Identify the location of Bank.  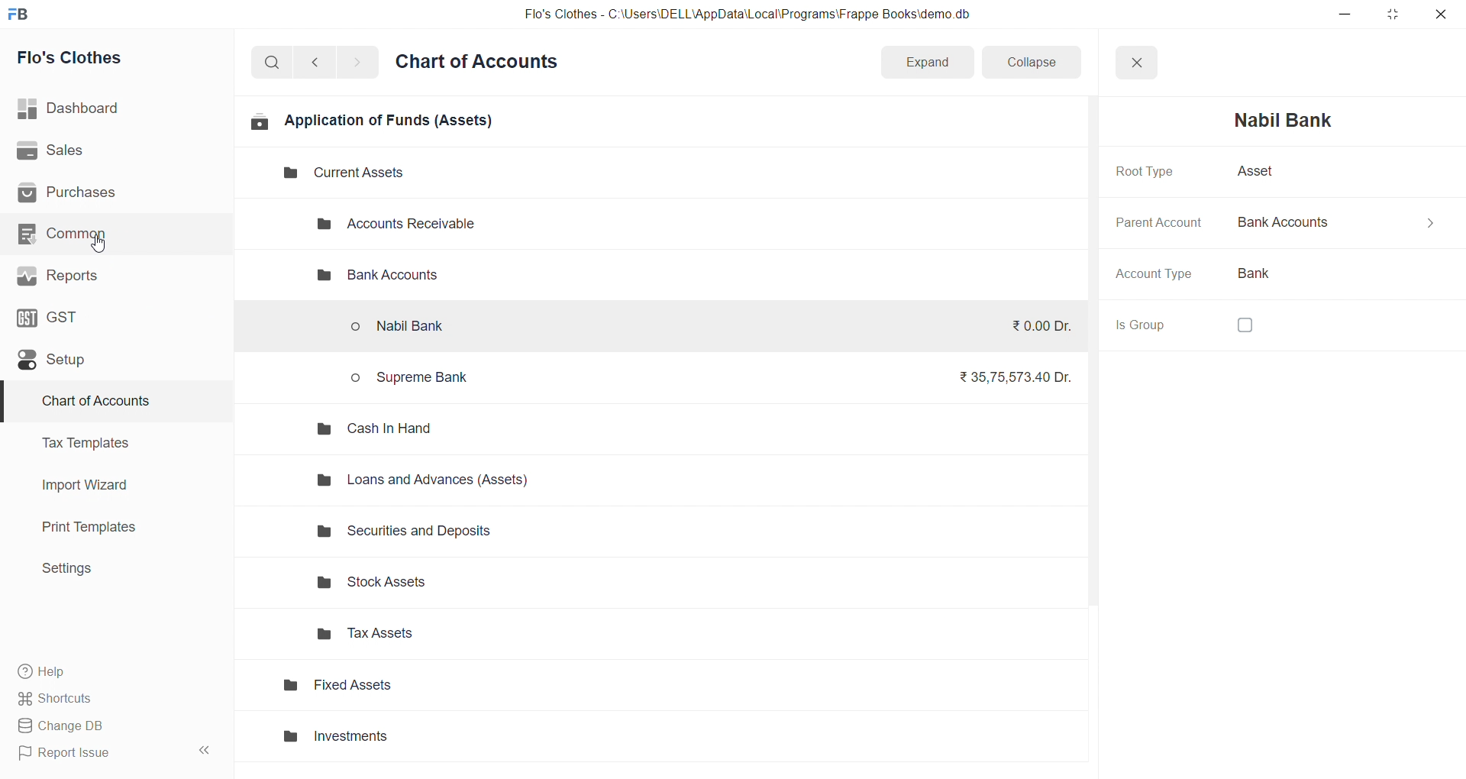
(1273, 273).